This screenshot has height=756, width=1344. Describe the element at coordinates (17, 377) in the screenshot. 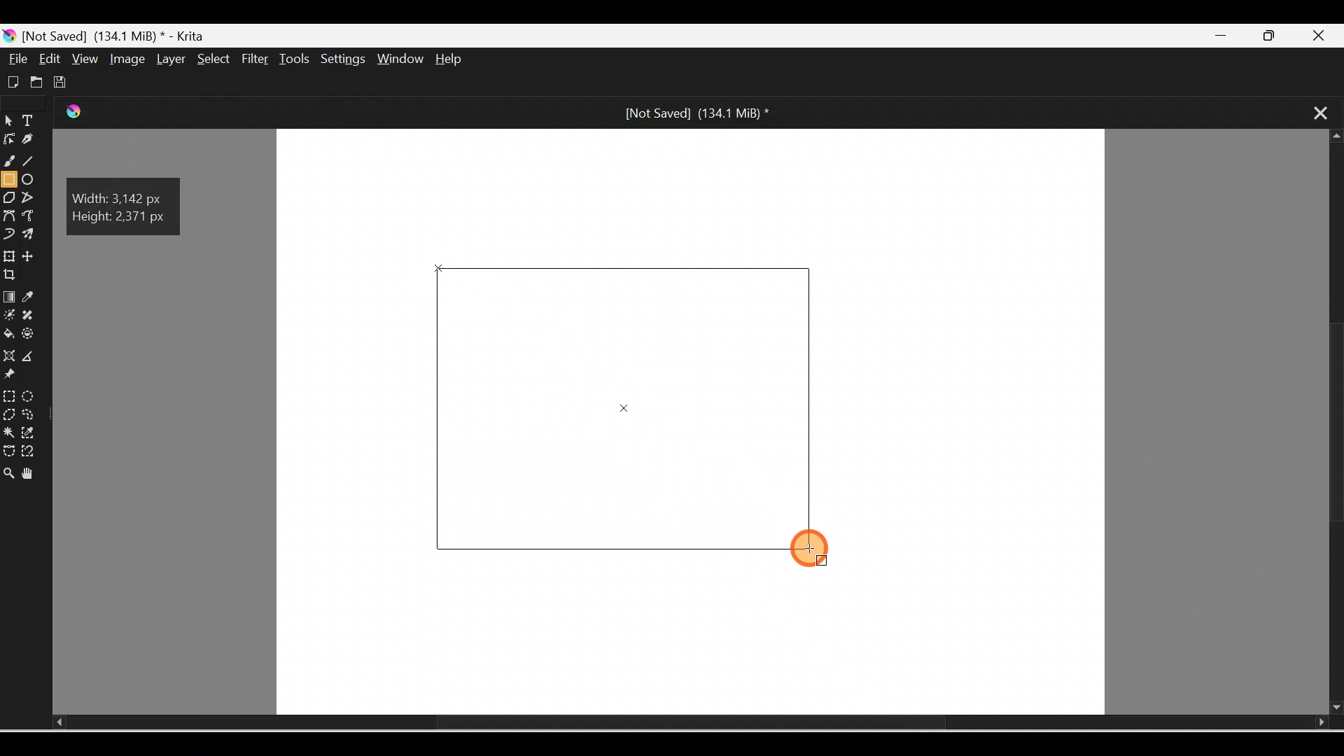

I see `Reference images tool` at that location.